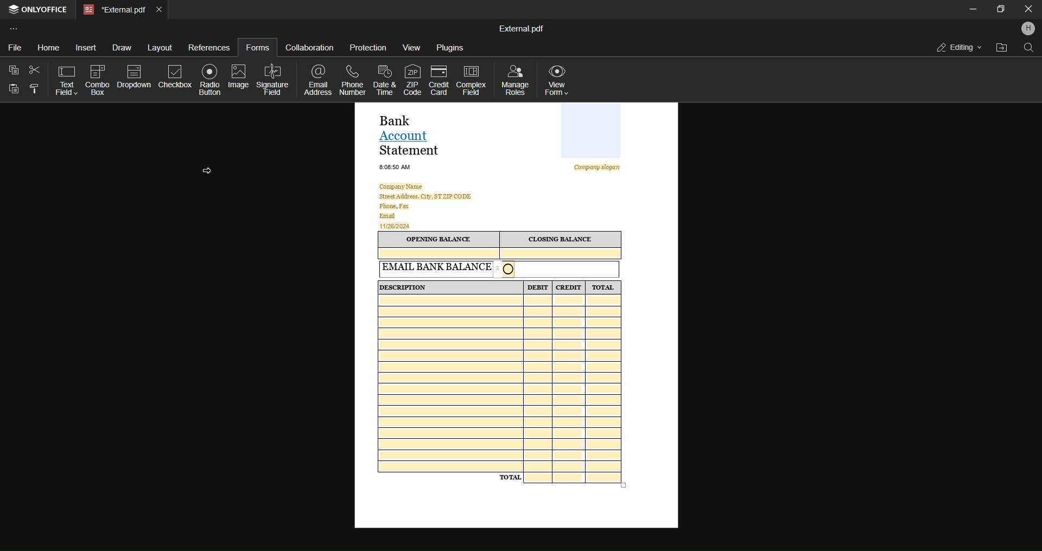 The width and height of the screenshot is (1042, 551). What do you see at coordinates (239, 76) in the screenshot?
I see `image` at bounding box center [239, 76].